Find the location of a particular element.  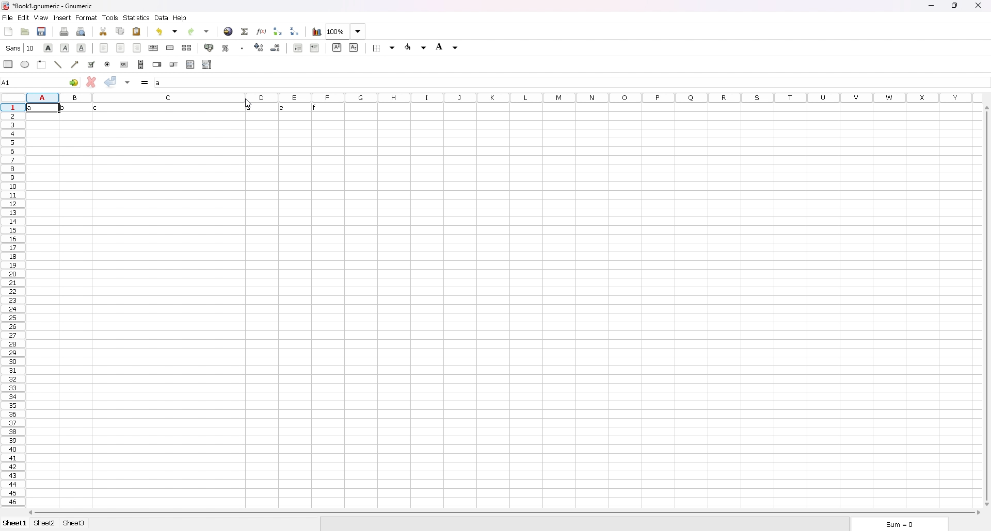

edit is located at coordinates (24, 18).